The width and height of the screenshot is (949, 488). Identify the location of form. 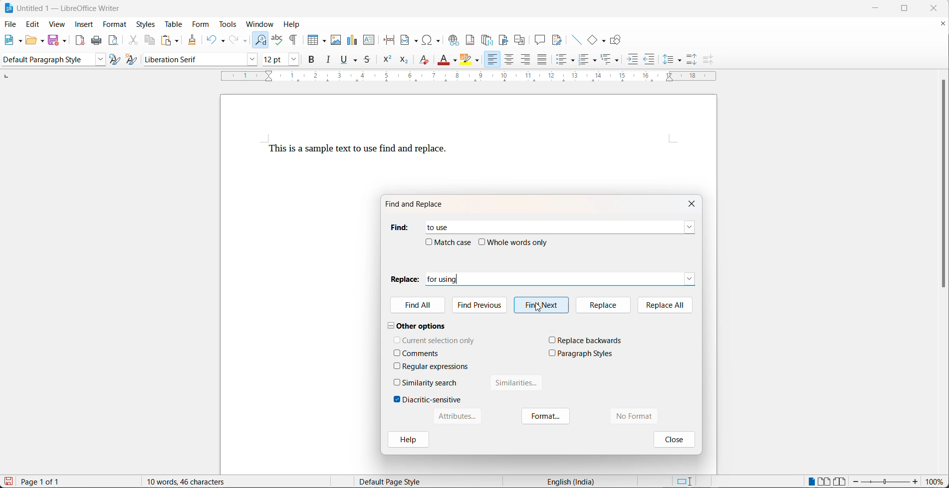
(200, 25).